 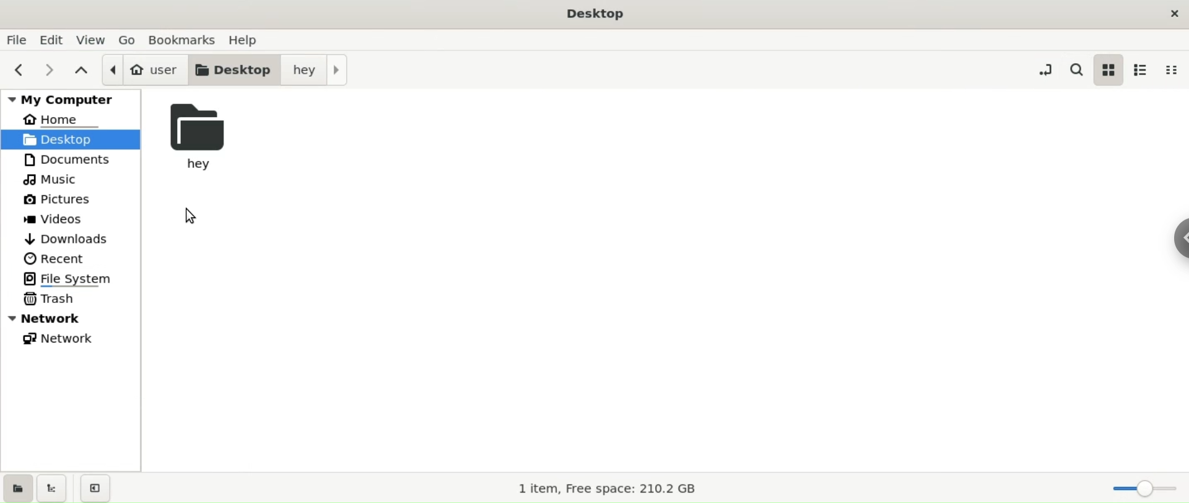 What do you see at coordinates (207, 135) in the screenshot?
I see `hey` at bounding box center [207, 135].